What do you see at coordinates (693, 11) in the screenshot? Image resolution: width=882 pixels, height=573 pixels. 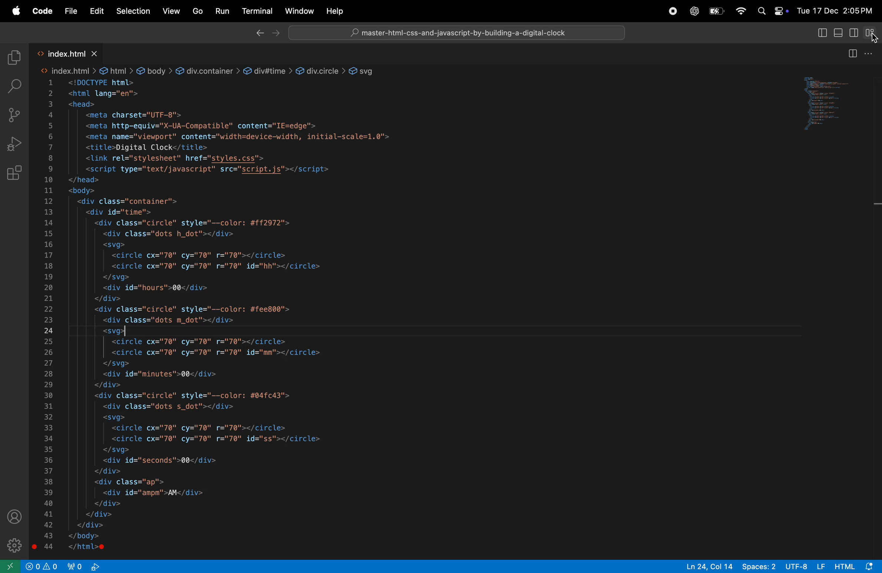 I see `chatgpt` at bounding box center [693, 11].